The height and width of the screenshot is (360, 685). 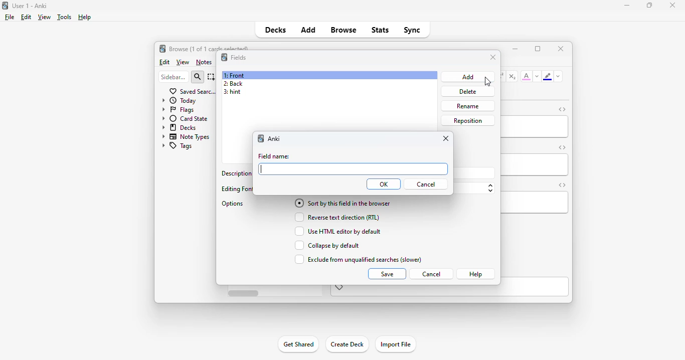 I want to click on help, so click(x=84, y=17).